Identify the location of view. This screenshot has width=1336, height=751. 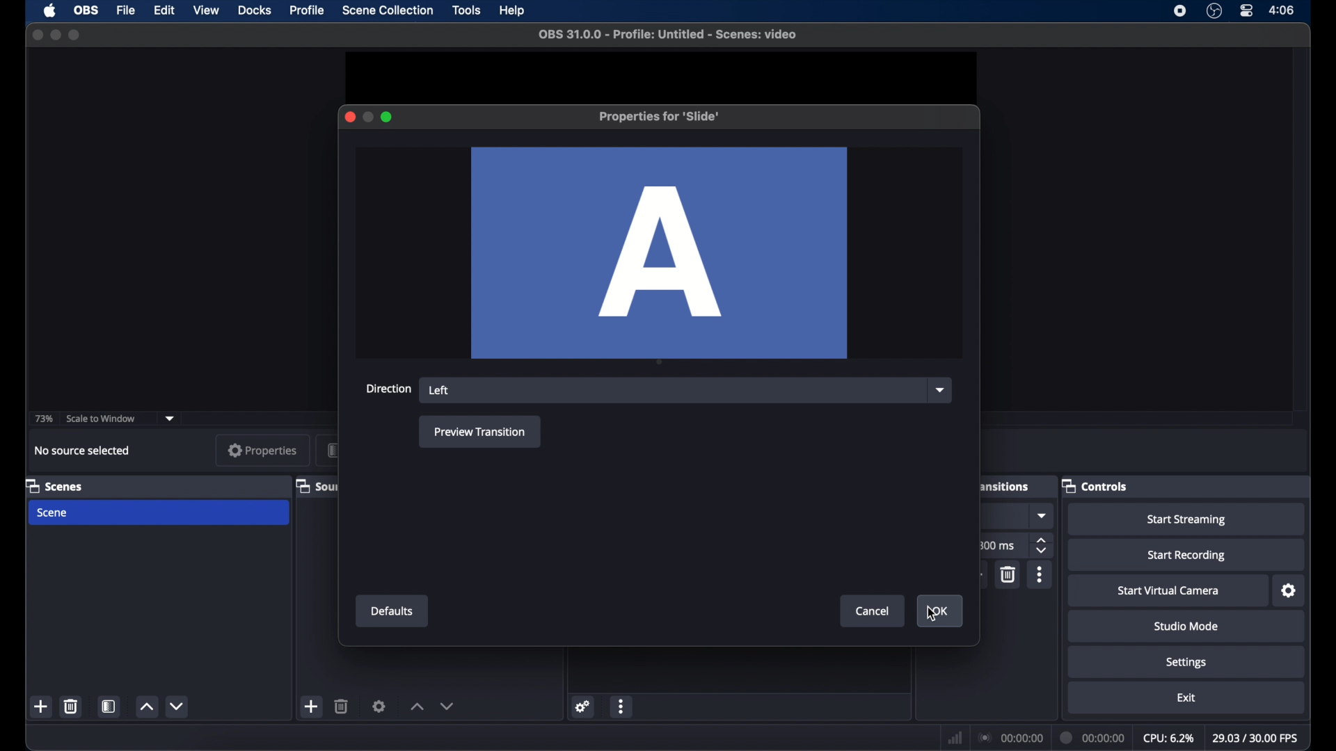
(206, 11).